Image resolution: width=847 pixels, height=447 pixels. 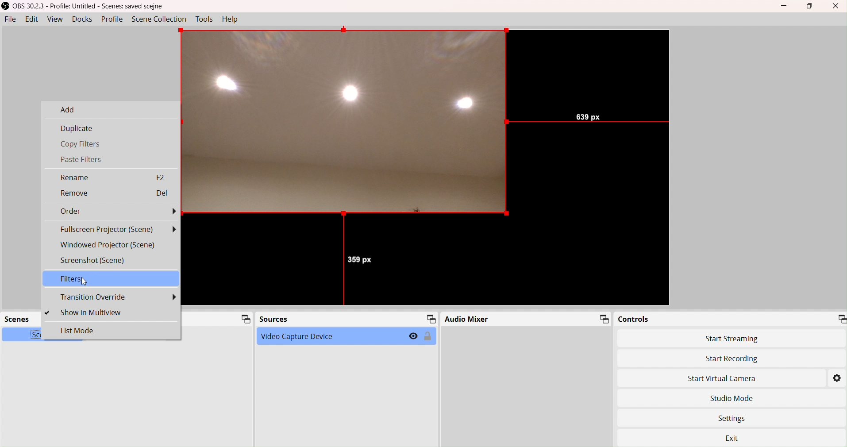 What do you see at coordinates (77, 331) in the screenshot?
I see `List Mode` at bounding box center [77, 331].